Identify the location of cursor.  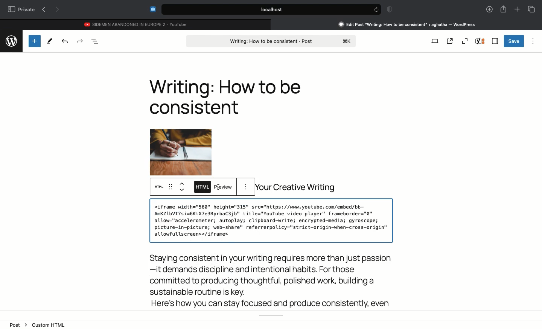
(217, 187).